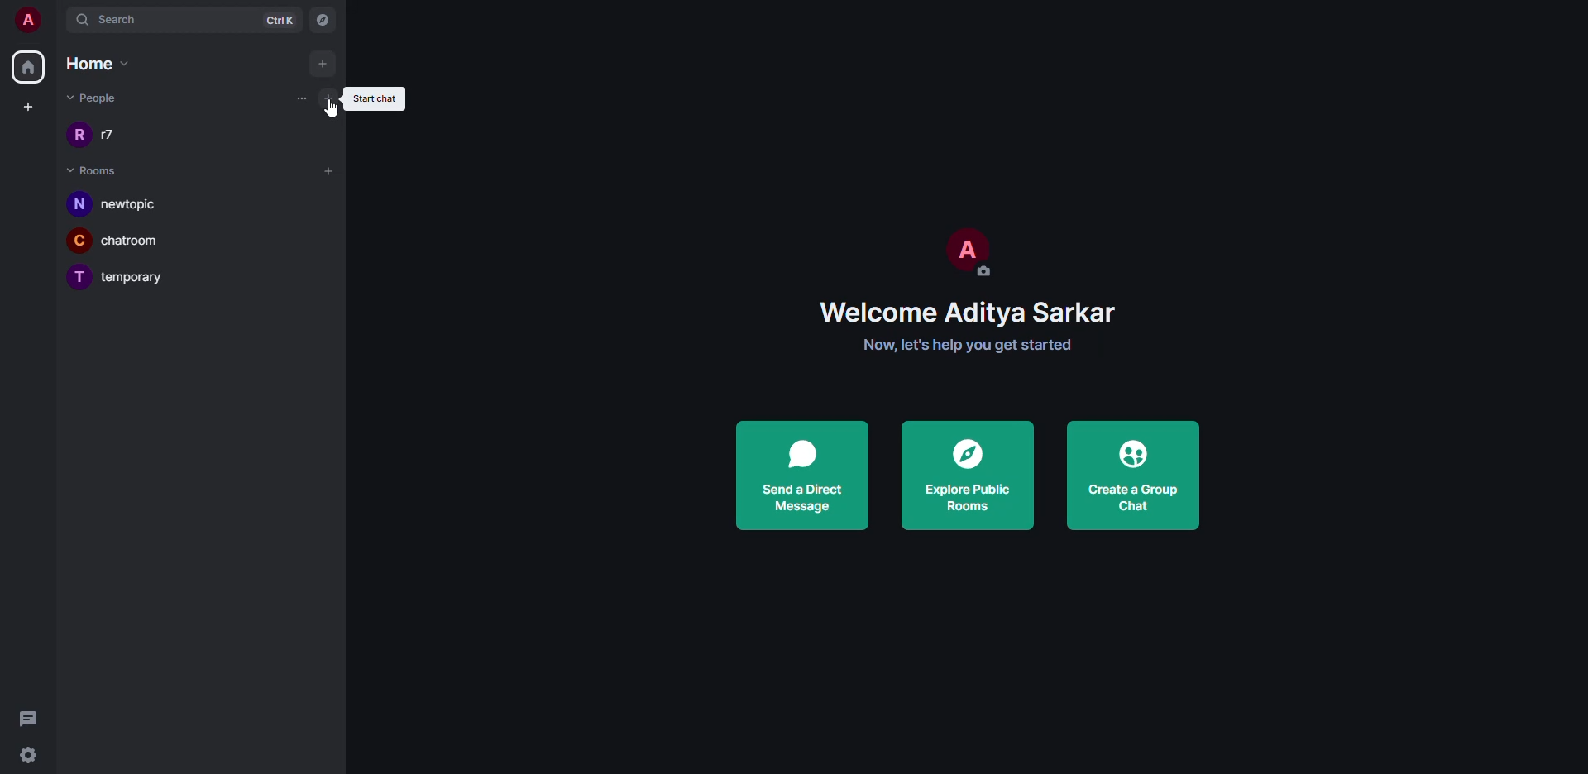 This screenshot has height=774, width=1588. I want to click on add, so click(322, 62).